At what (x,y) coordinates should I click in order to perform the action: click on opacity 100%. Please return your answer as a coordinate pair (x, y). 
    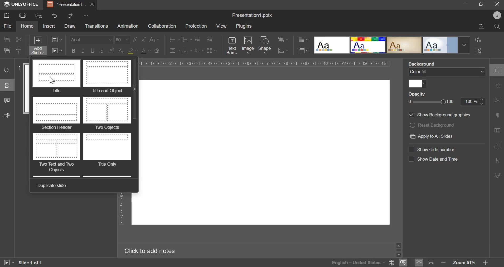
    Looking at the image, I should click on (474, 101).